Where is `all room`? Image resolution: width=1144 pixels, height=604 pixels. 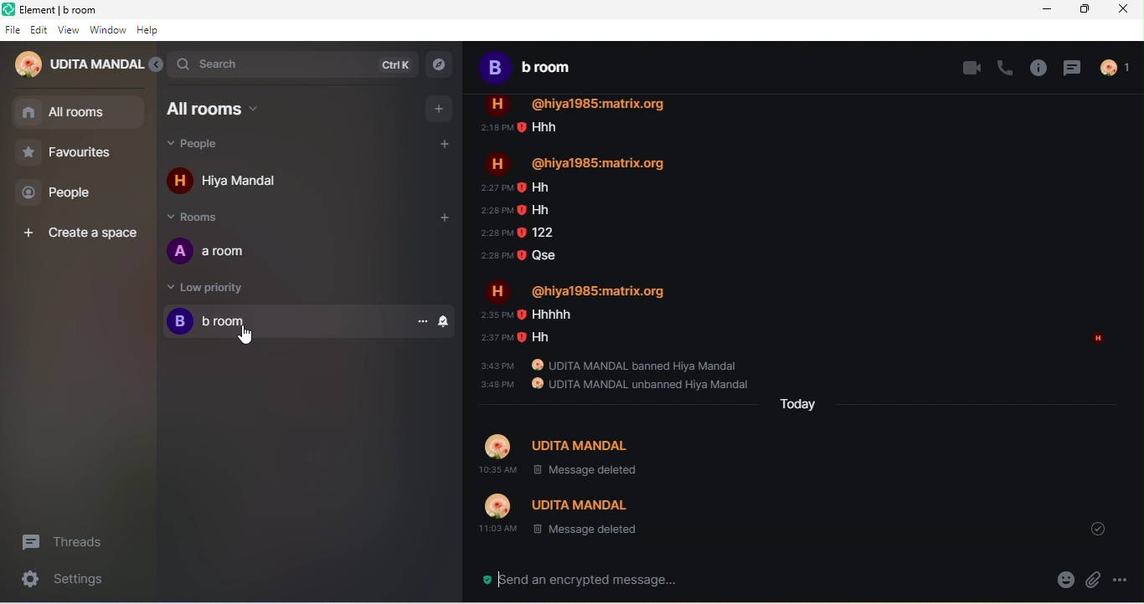
all room is located at coordinates (79, 113).